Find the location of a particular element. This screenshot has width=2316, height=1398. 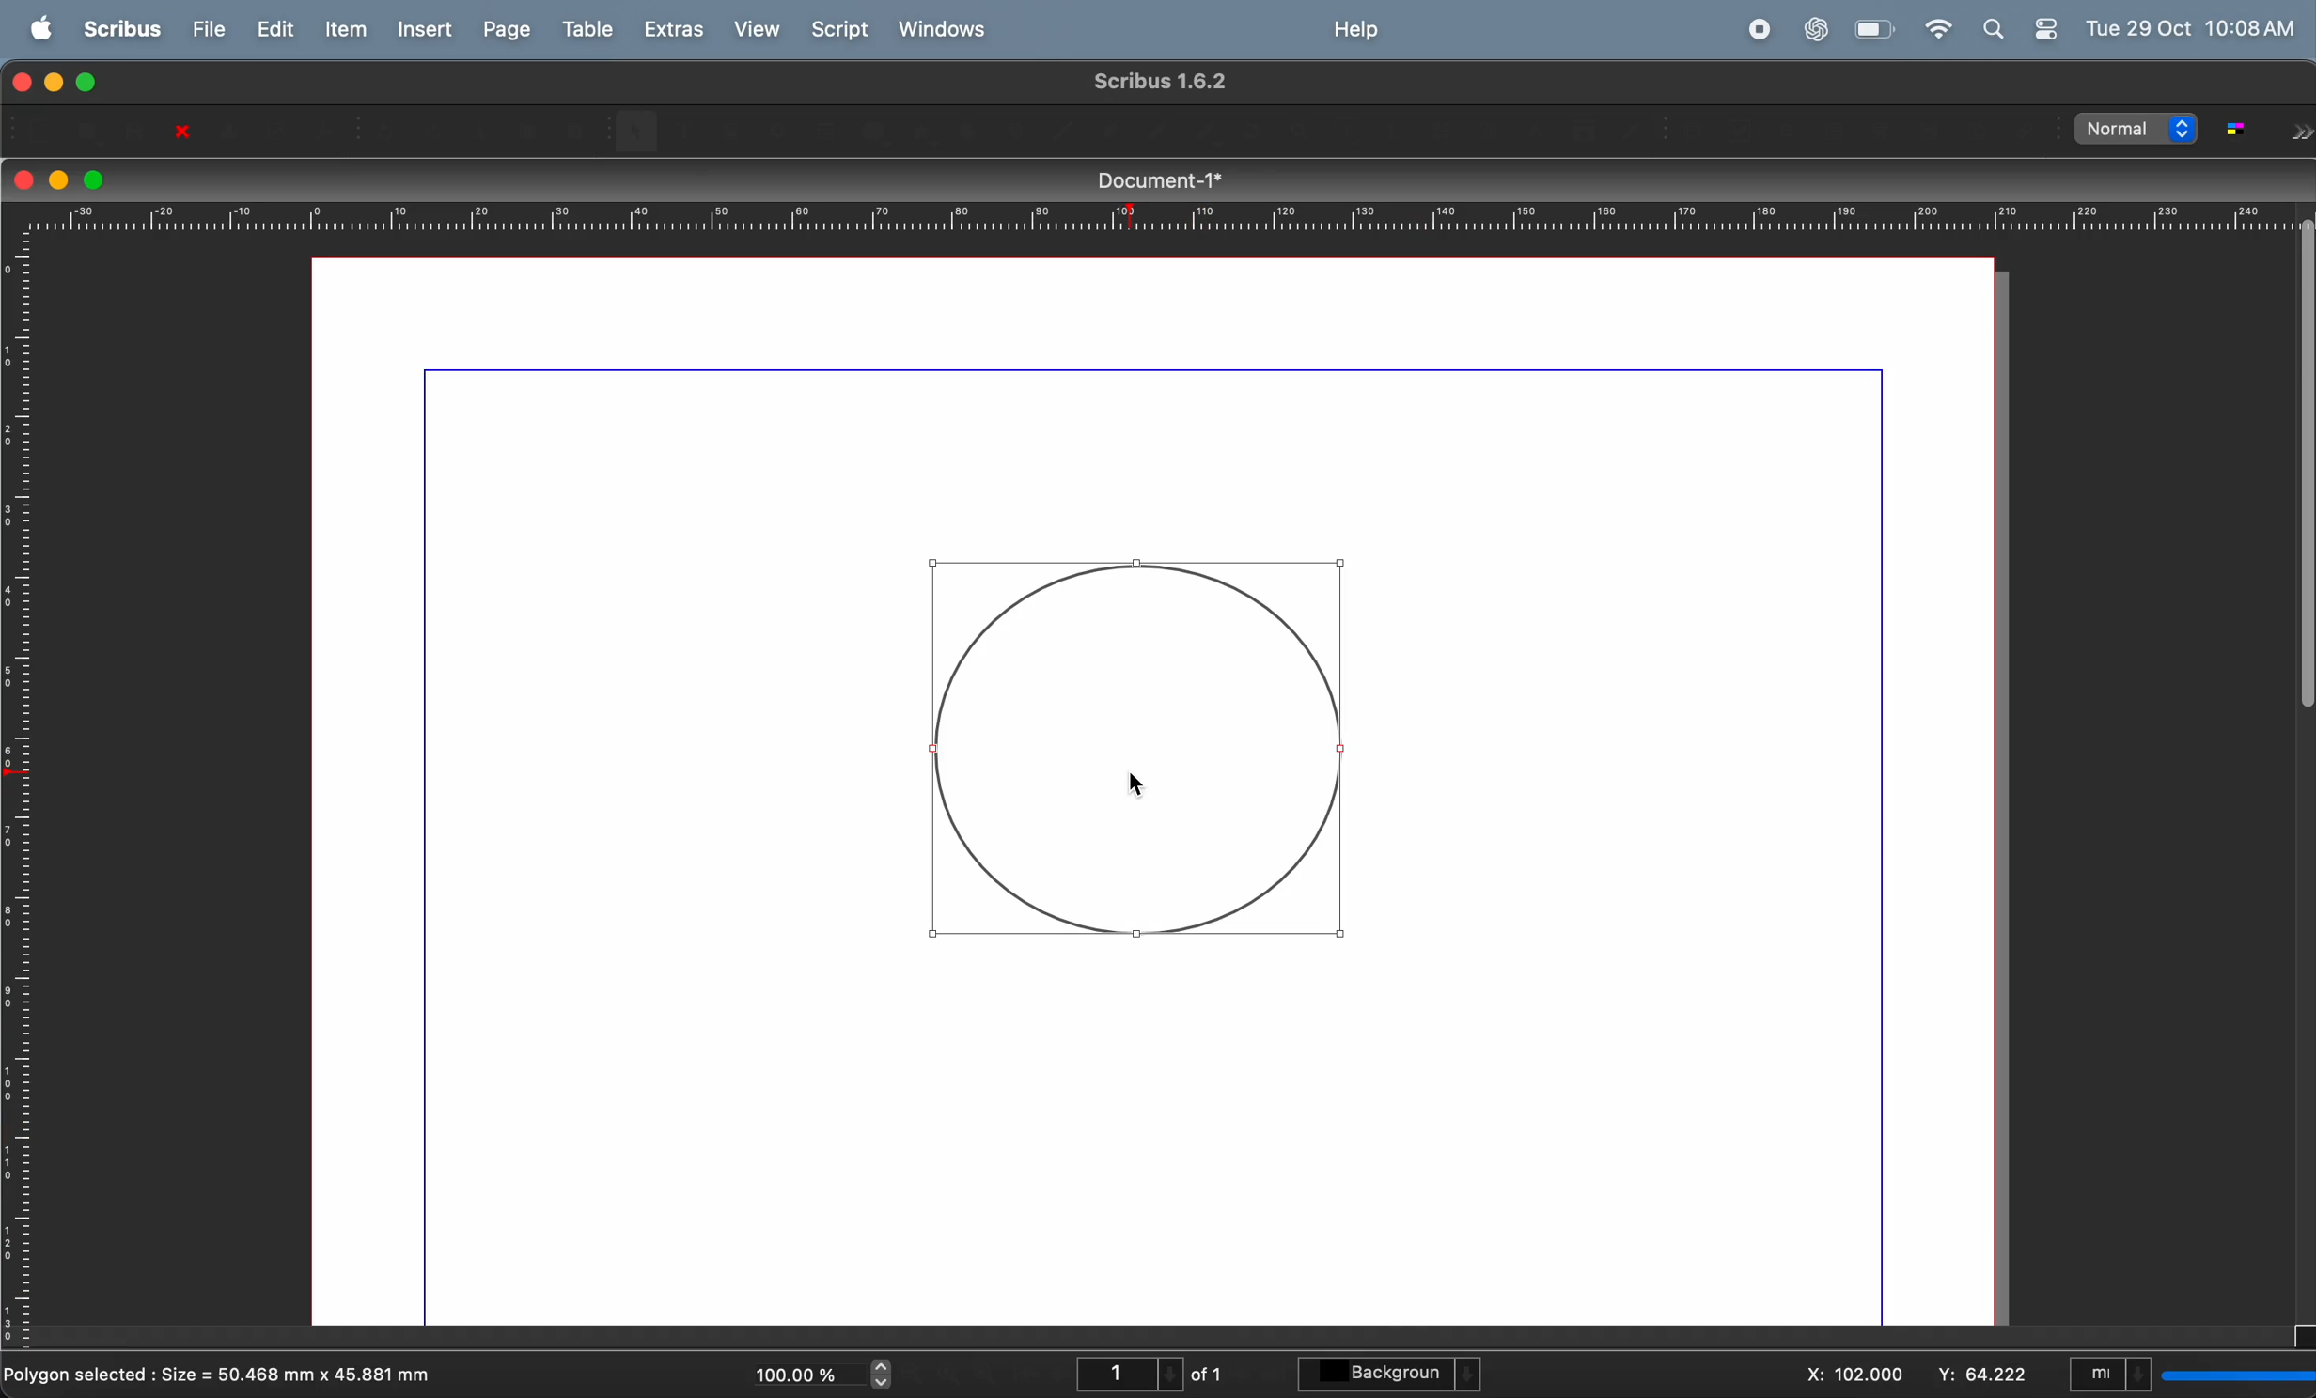

Scrollbar is located at coordinates (2302, 457).